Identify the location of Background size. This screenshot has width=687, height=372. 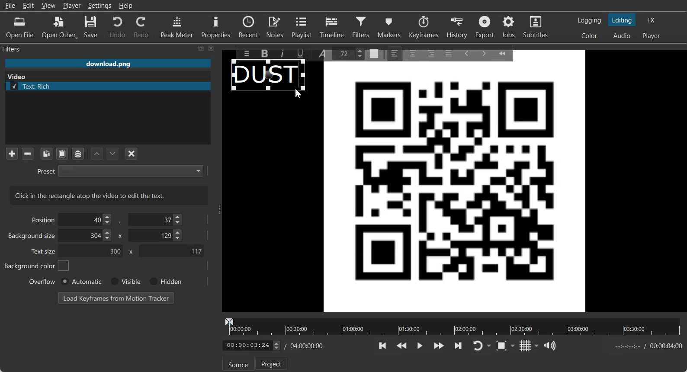
(32, 237).